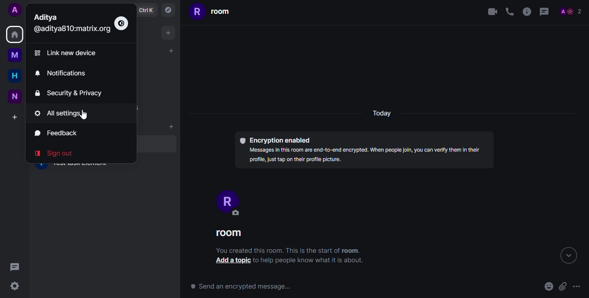  Describe the element at coordinates (16, 96) in the screenshot. I see `new` at that location.